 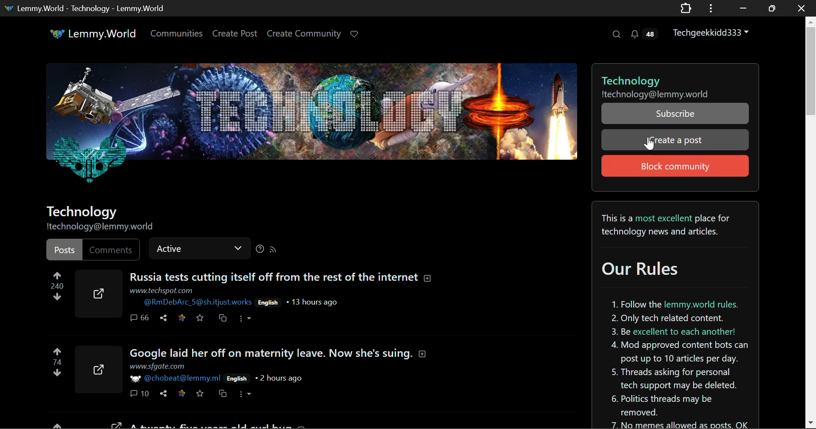 What do you see at coordinates (176, 378) in the screenshot?
I see `@chobeat@lemmy.ml` at bounding box center [176, 378].